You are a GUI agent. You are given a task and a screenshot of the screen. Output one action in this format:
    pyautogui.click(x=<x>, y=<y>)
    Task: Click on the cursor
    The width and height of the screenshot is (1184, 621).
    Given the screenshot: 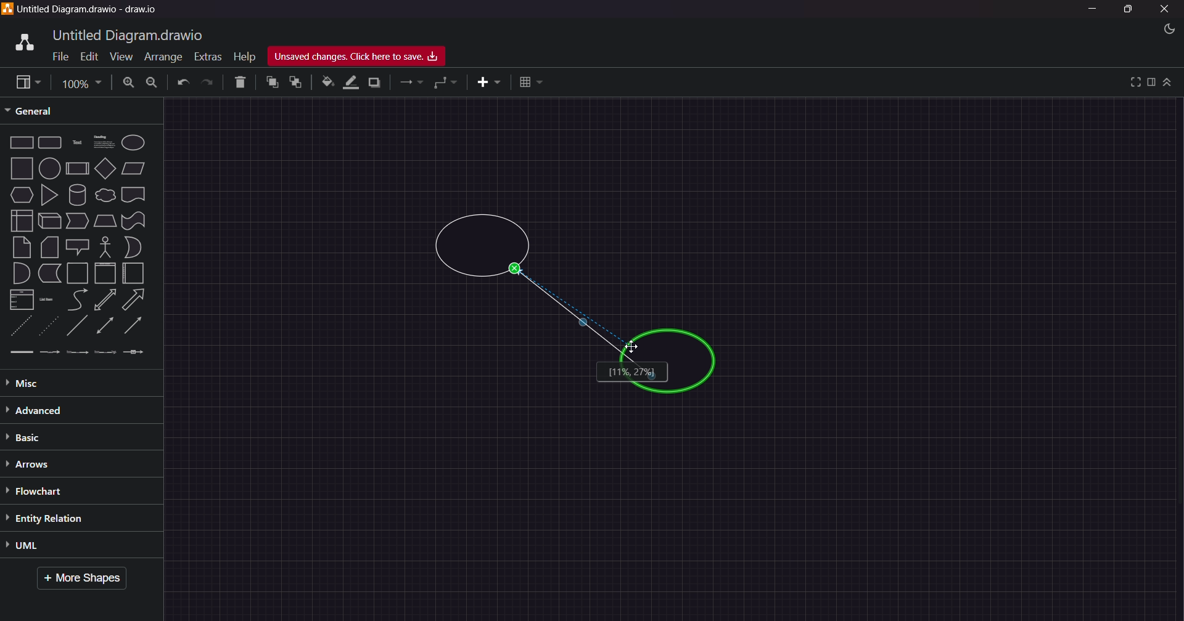 What is the action you would take?
    pyautogui.click(x=633, y=346)
    